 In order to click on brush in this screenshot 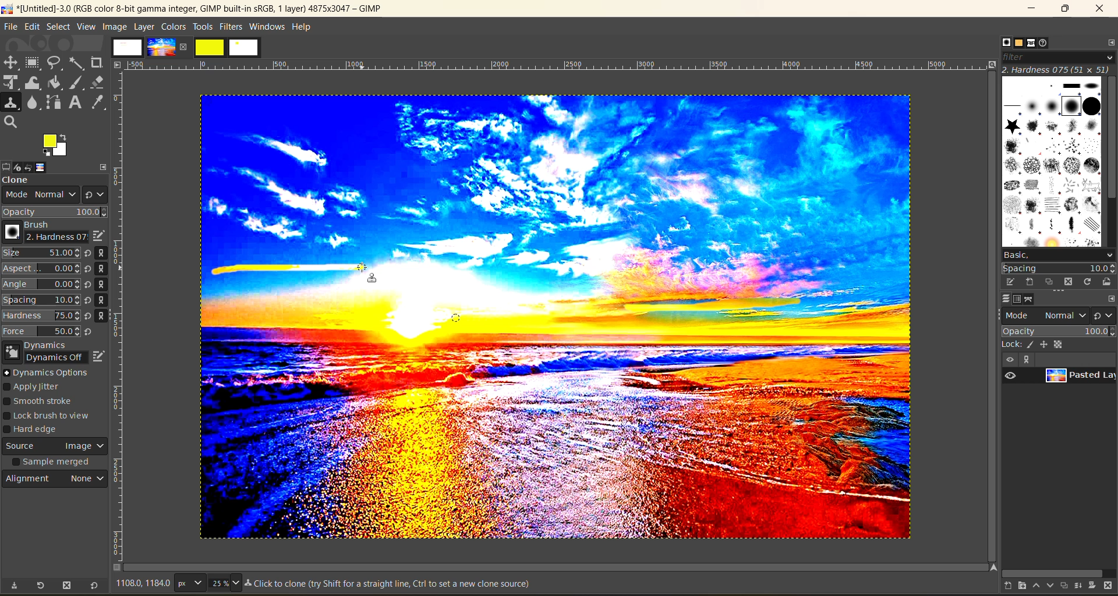, I will do `click(42, 232)`.